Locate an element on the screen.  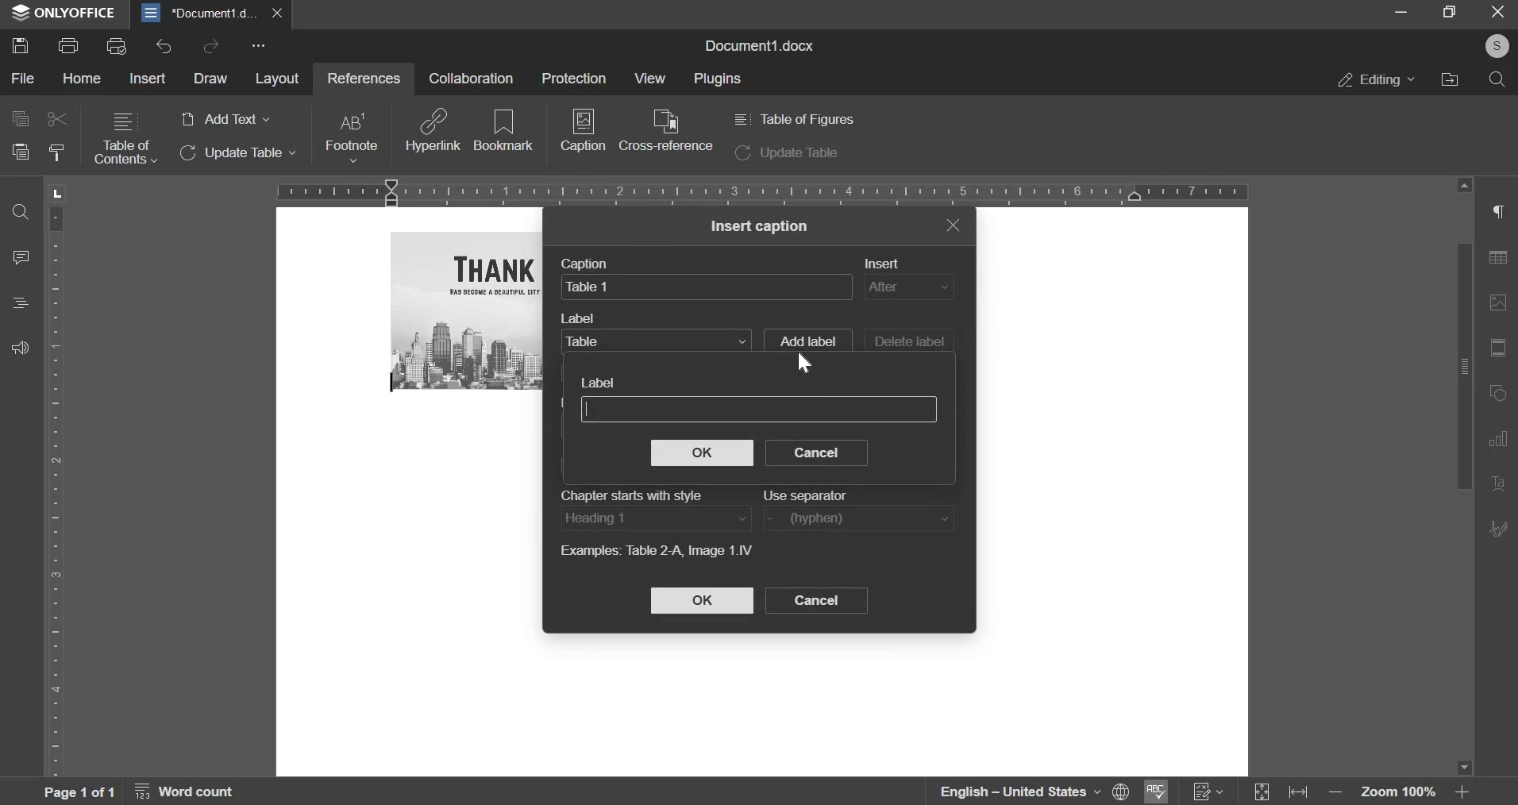
insert is located at coordinates (908, 287).